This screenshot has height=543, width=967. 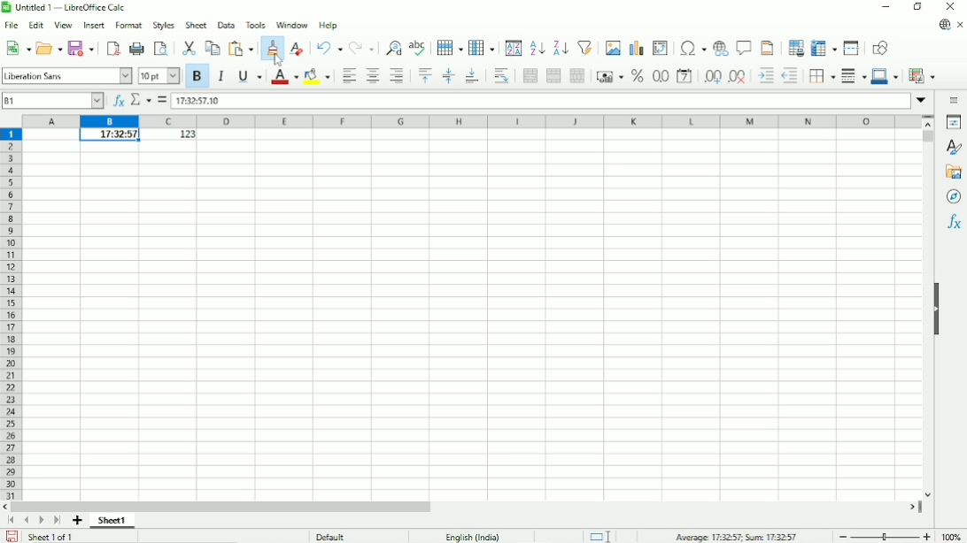 I want to click on Zoom out/in, so click(x=884, y=535).